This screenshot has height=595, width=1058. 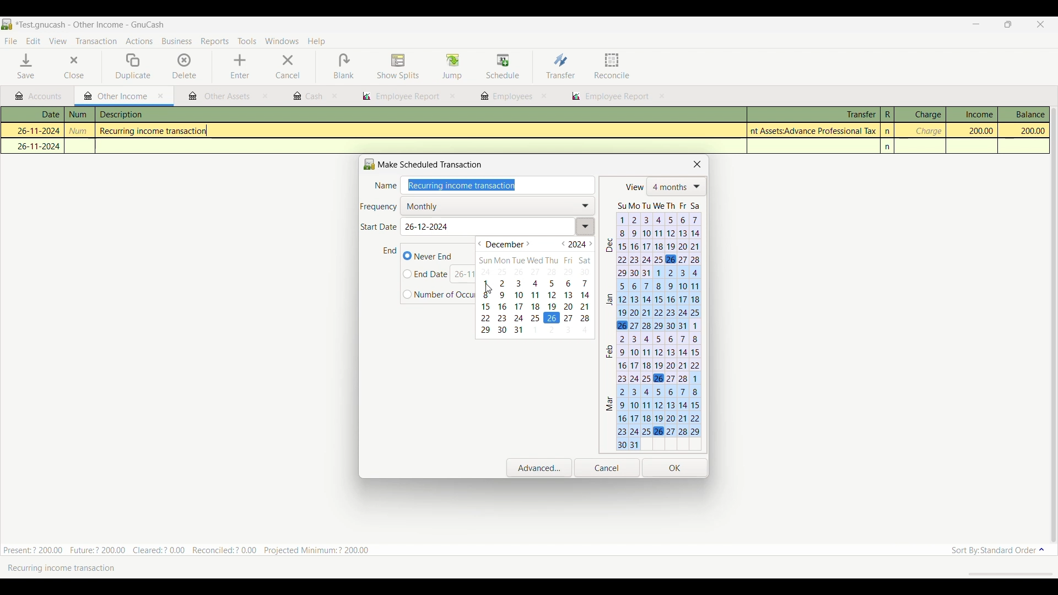 I want to click on Go to next month, so click(x=528, y=244).